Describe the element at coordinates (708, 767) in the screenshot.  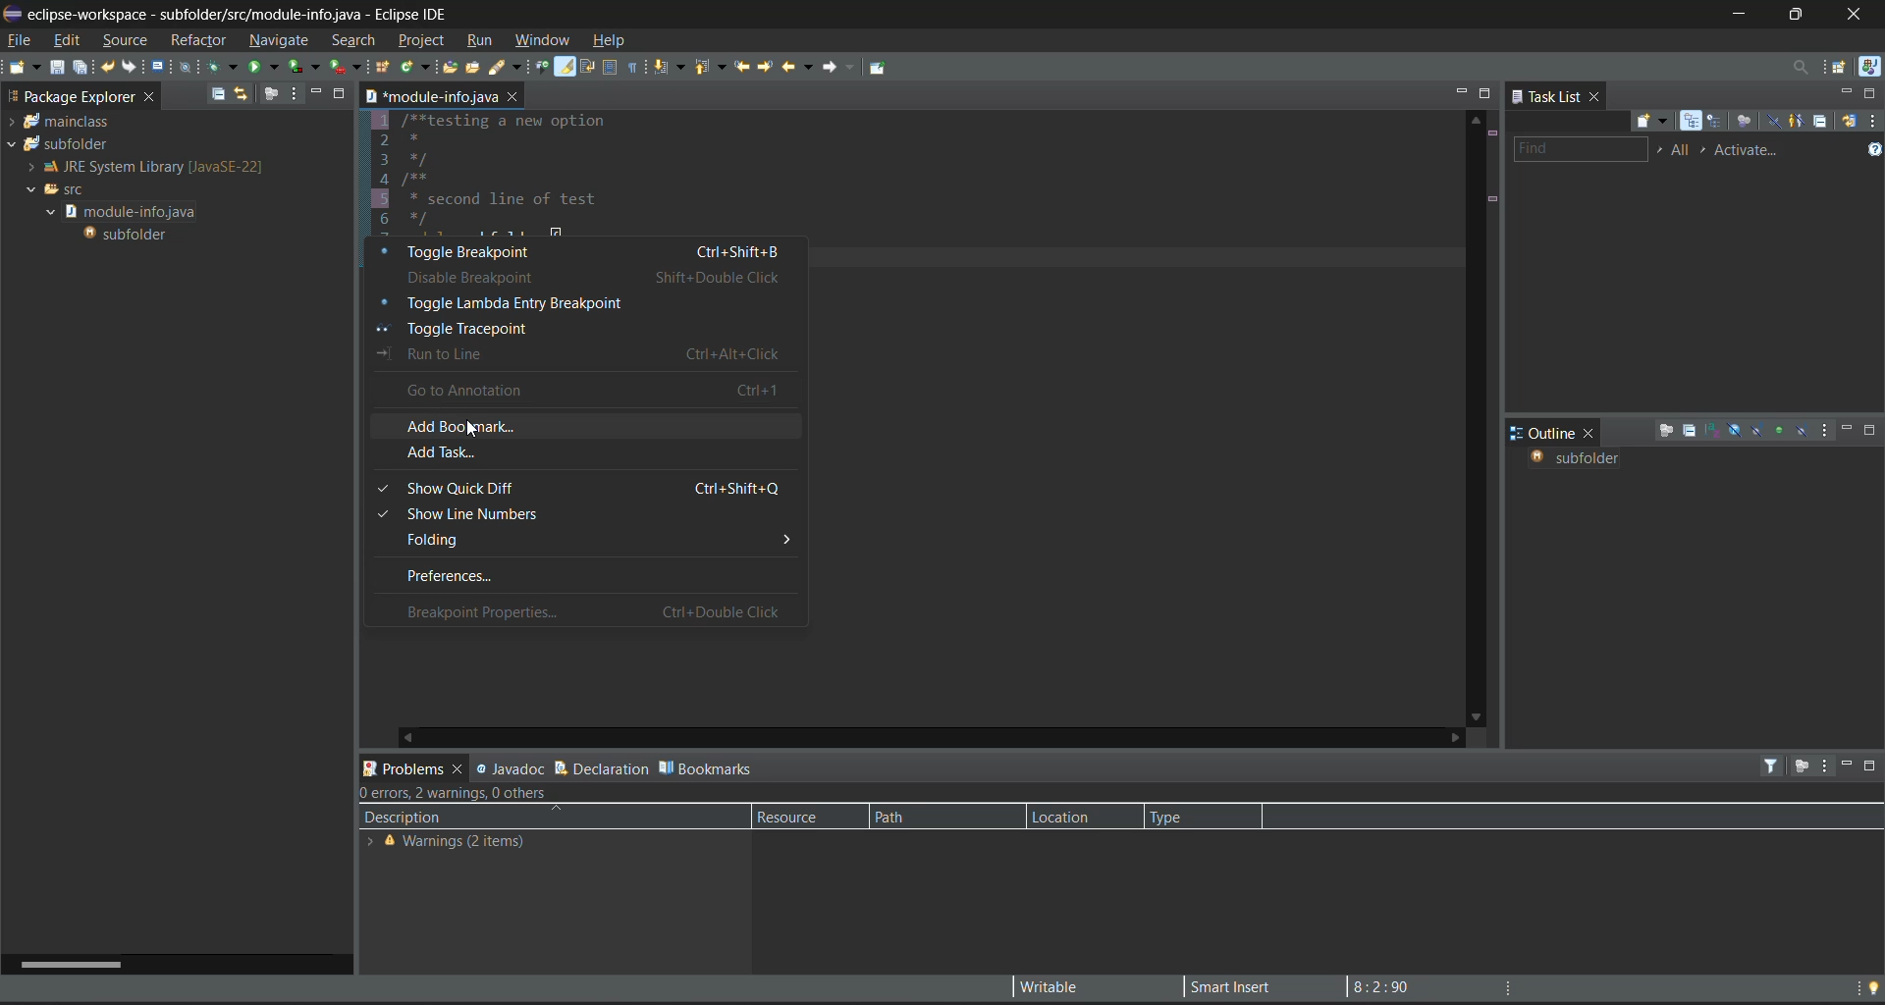
I see `bookmarks` at that location.